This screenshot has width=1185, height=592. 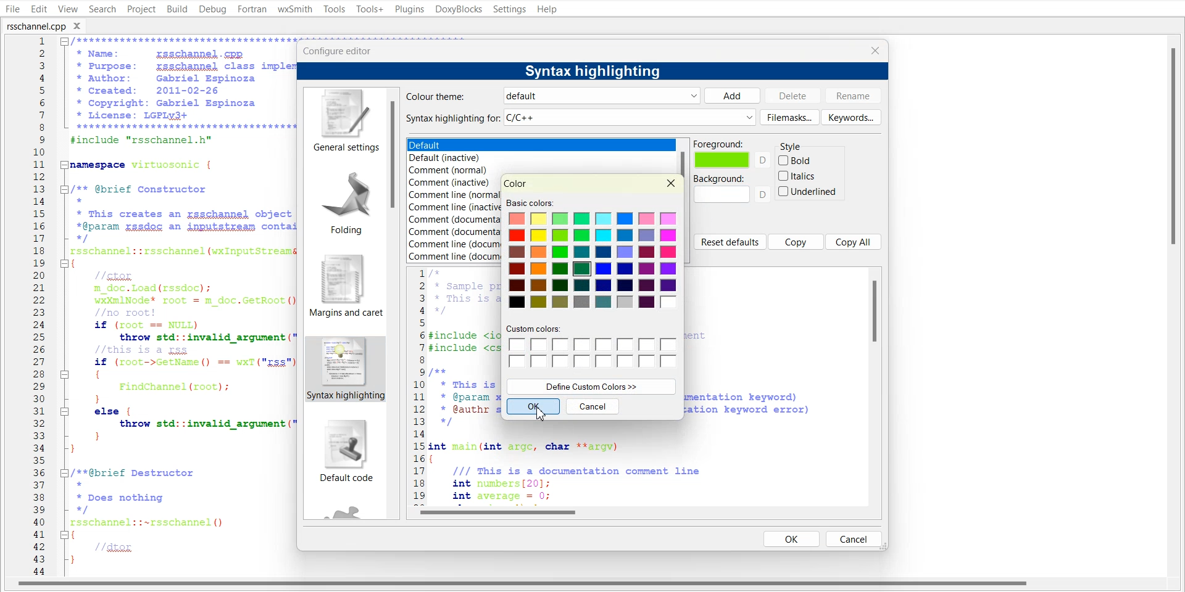 What do you see at coordinates (141, 9) in the screenshot?
I see `Project` at bounding box center [141, 9].